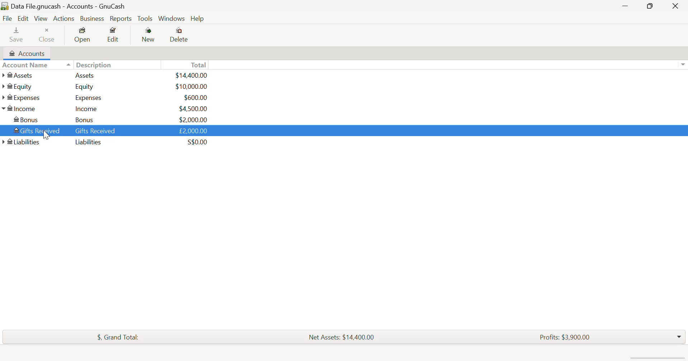 The image size is (688, 361). What do you see at coordinates (197, 18) in the screenshot?
I see `Help` at bounding box center [197, 18].